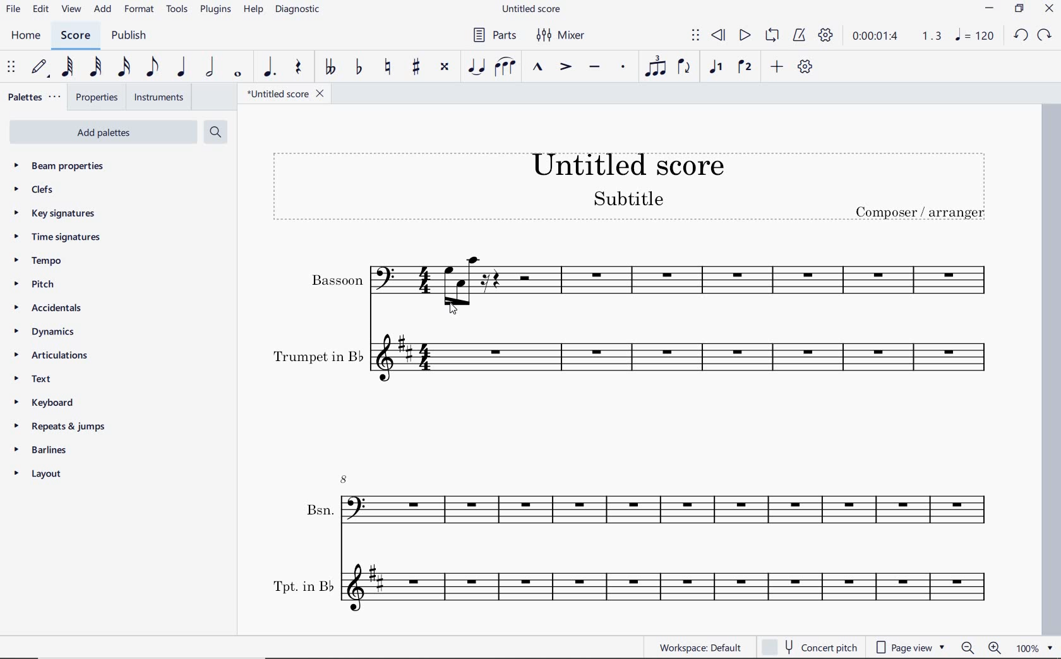 The image size is (1061, 659). Describe the element at coordinates (700, 649) in the screenshot. I see `workspace: default` at that location.